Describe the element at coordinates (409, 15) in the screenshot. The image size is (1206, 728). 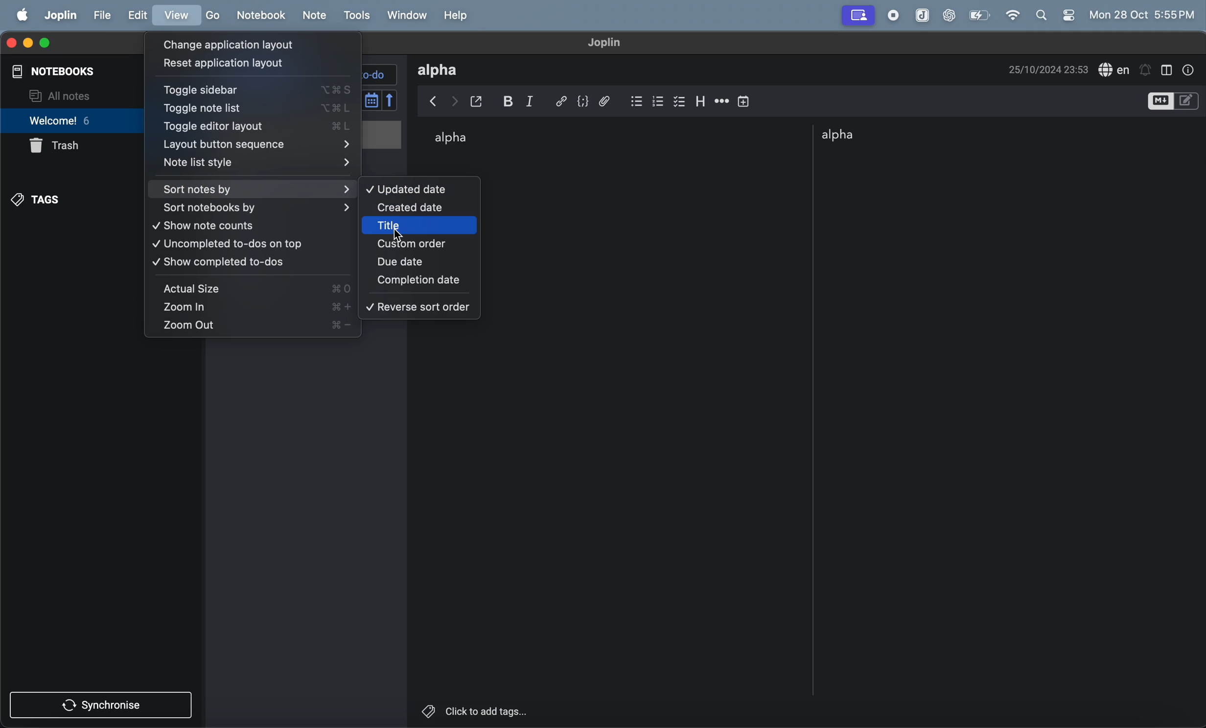
I see `window` at that location.